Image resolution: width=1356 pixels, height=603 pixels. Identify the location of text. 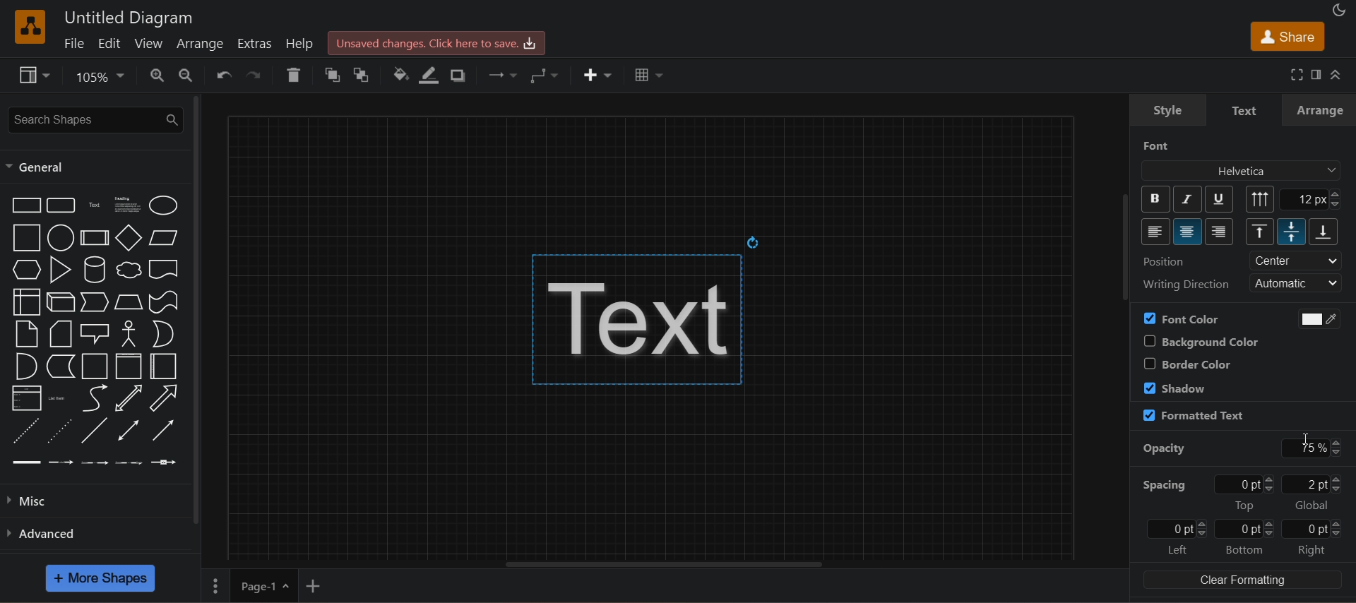
(97, 205).